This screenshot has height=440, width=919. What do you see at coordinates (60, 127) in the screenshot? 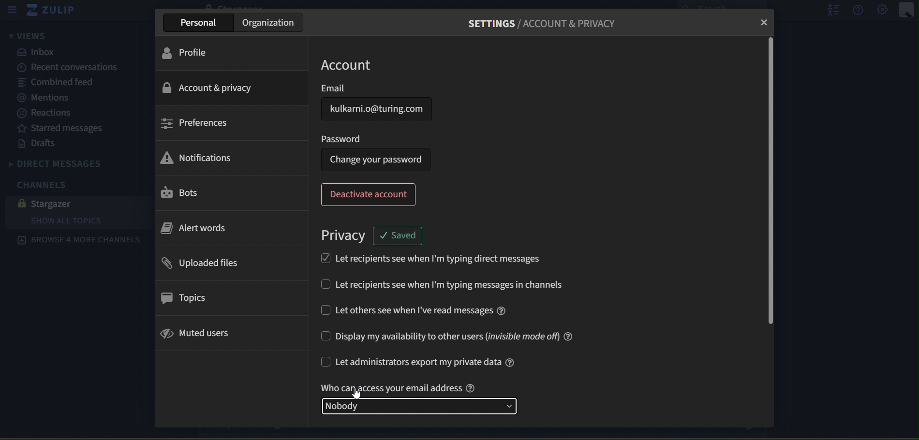
I see `starred messages` at bounding box center [60, 127].